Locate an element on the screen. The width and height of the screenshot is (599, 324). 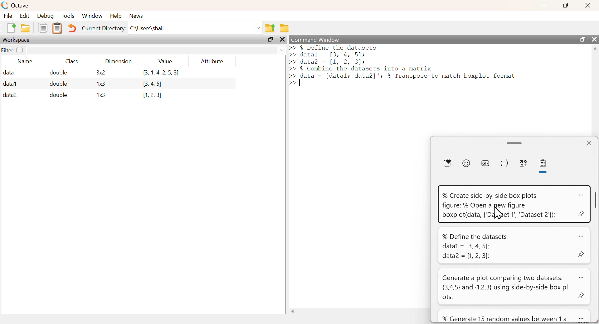
double is located at coordinates (57, 73).